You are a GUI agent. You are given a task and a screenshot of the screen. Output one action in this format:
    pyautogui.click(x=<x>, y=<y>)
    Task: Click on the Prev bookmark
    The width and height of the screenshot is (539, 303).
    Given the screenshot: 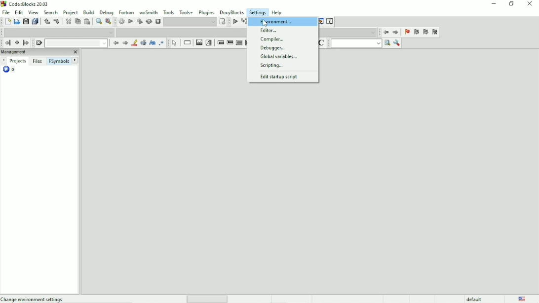 What is the action you would take?
    pyautogui.click(x=417, y=33)
    